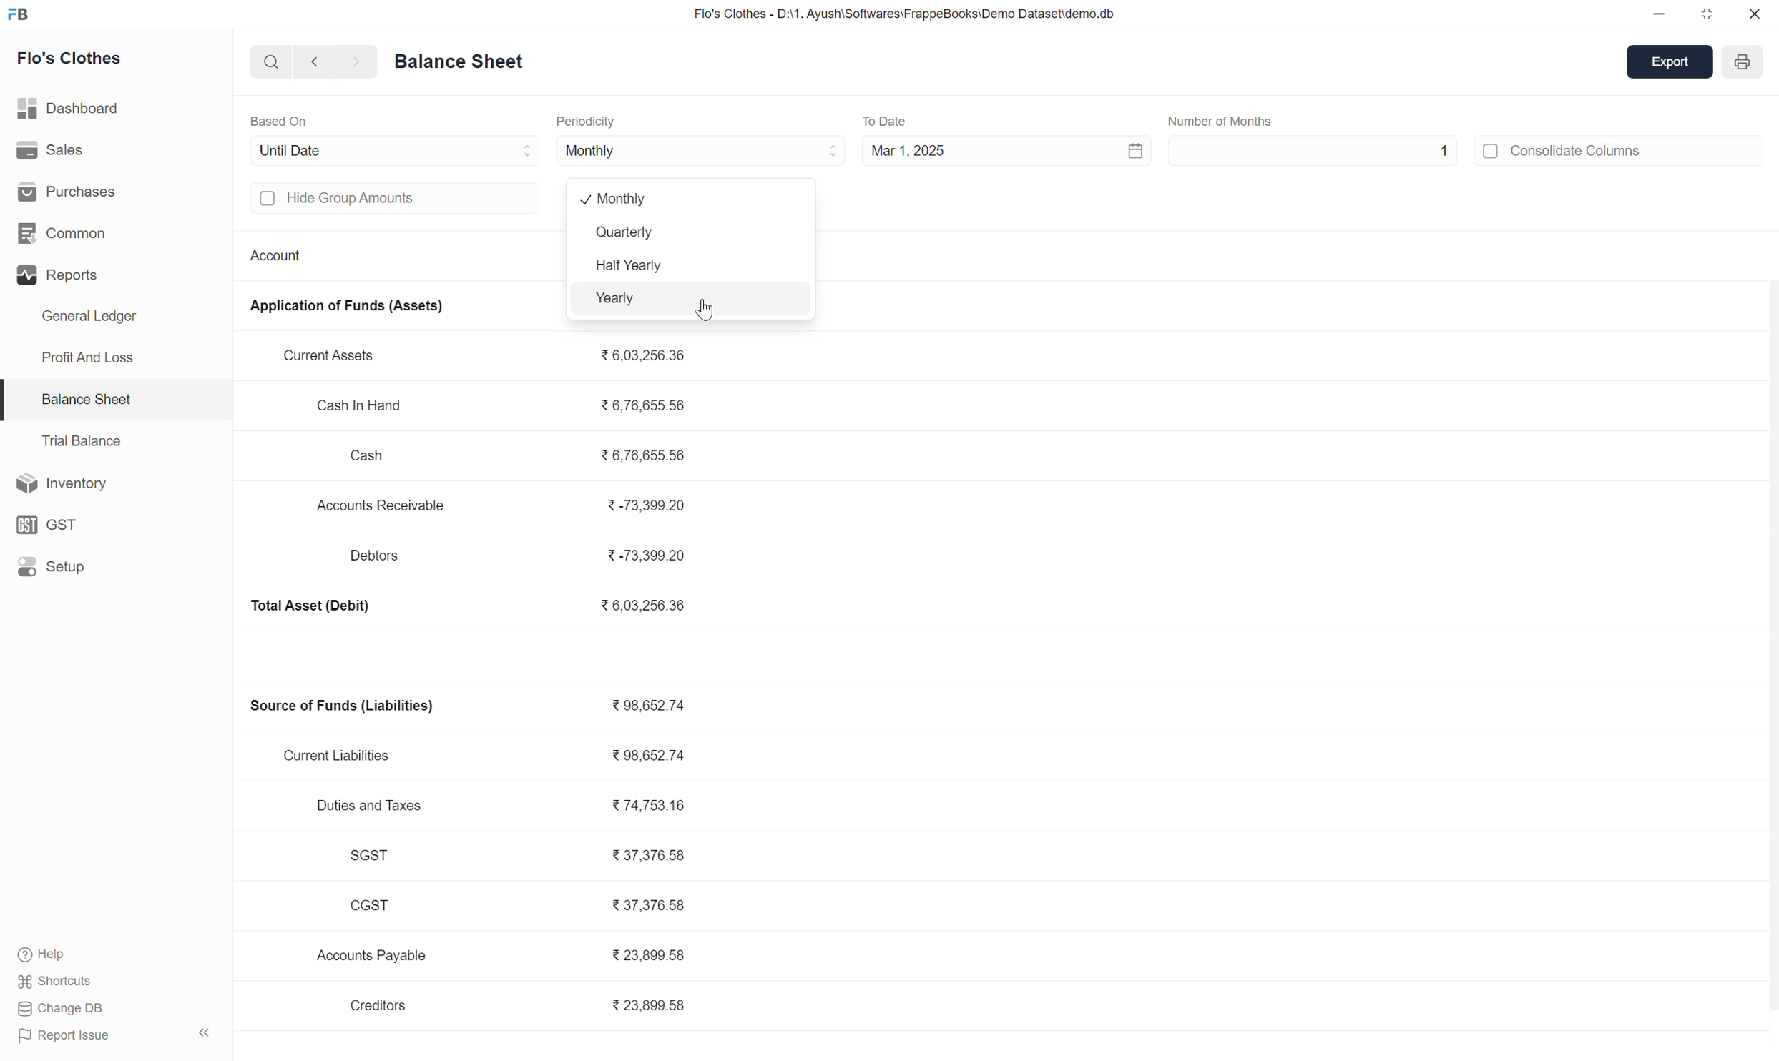  I want to click on Report Issue, so click(59, 1036).